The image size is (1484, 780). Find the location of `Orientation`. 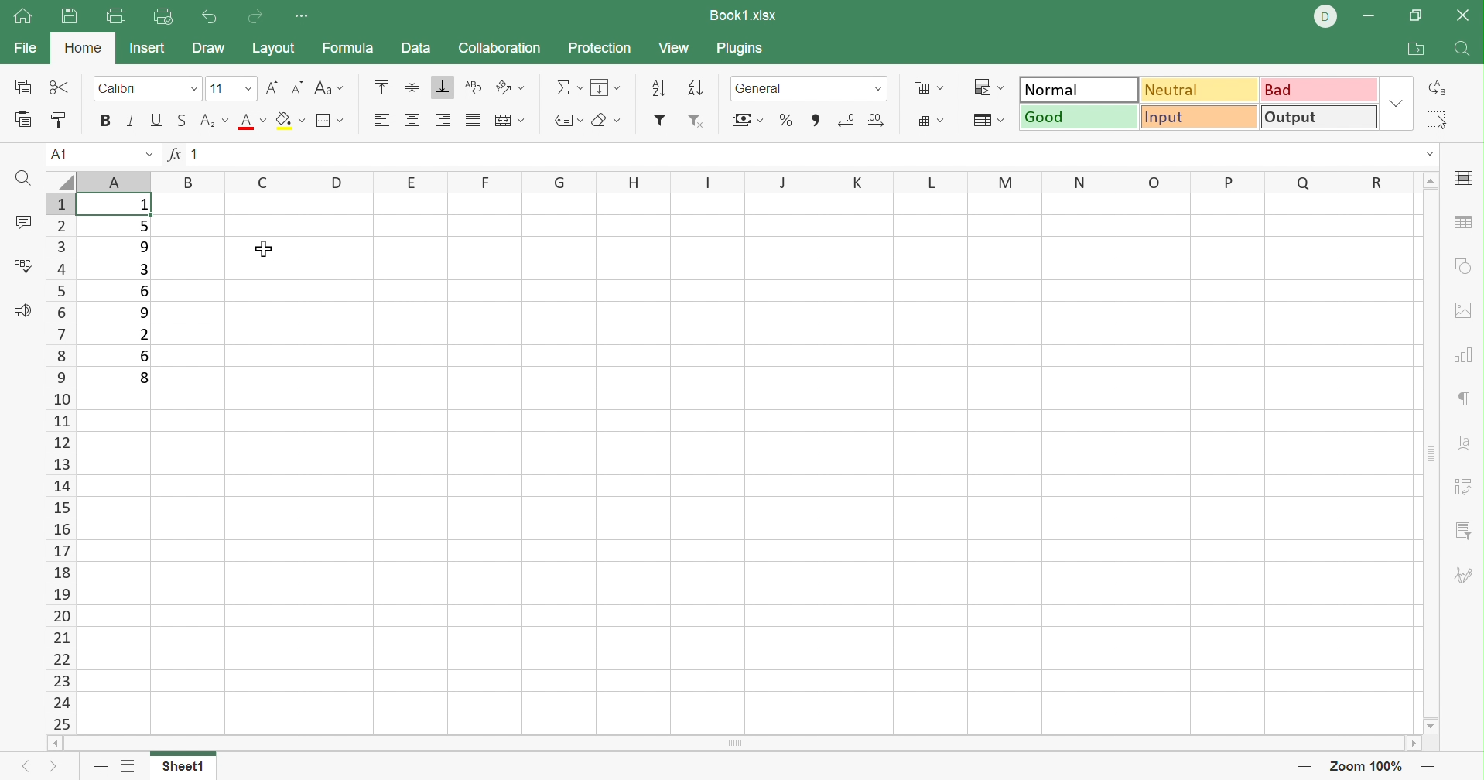

Orientation is located at coordinates (511, 87).